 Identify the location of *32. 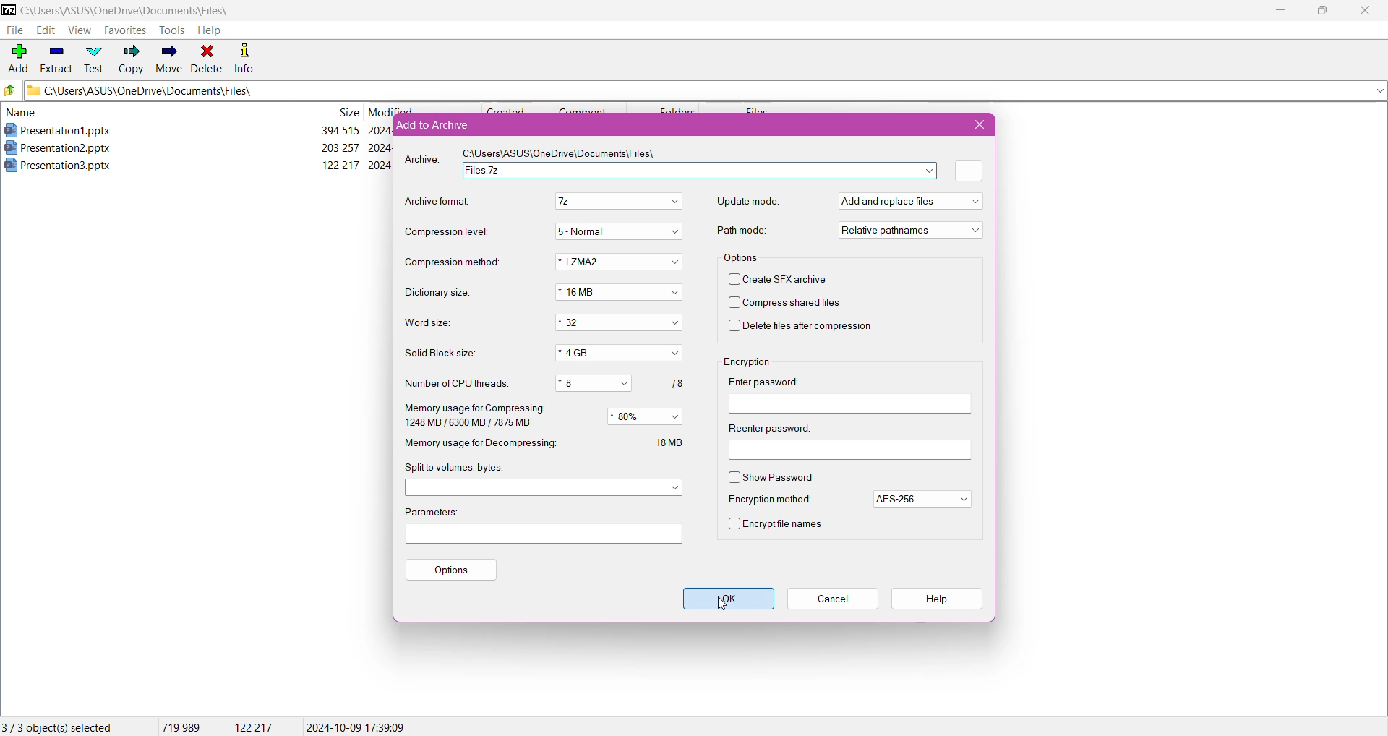
(620, 322).